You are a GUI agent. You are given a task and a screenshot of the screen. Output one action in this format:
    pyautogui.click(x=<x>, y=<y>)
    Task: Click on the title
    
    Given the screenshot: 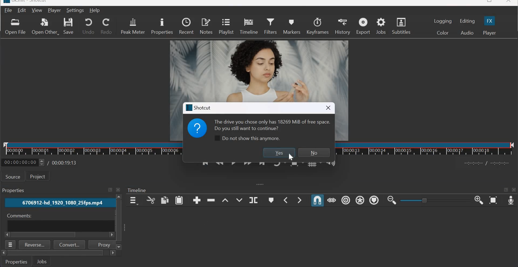 What is the action you would take?
    pyautogui.click(x=31, y=2)
    